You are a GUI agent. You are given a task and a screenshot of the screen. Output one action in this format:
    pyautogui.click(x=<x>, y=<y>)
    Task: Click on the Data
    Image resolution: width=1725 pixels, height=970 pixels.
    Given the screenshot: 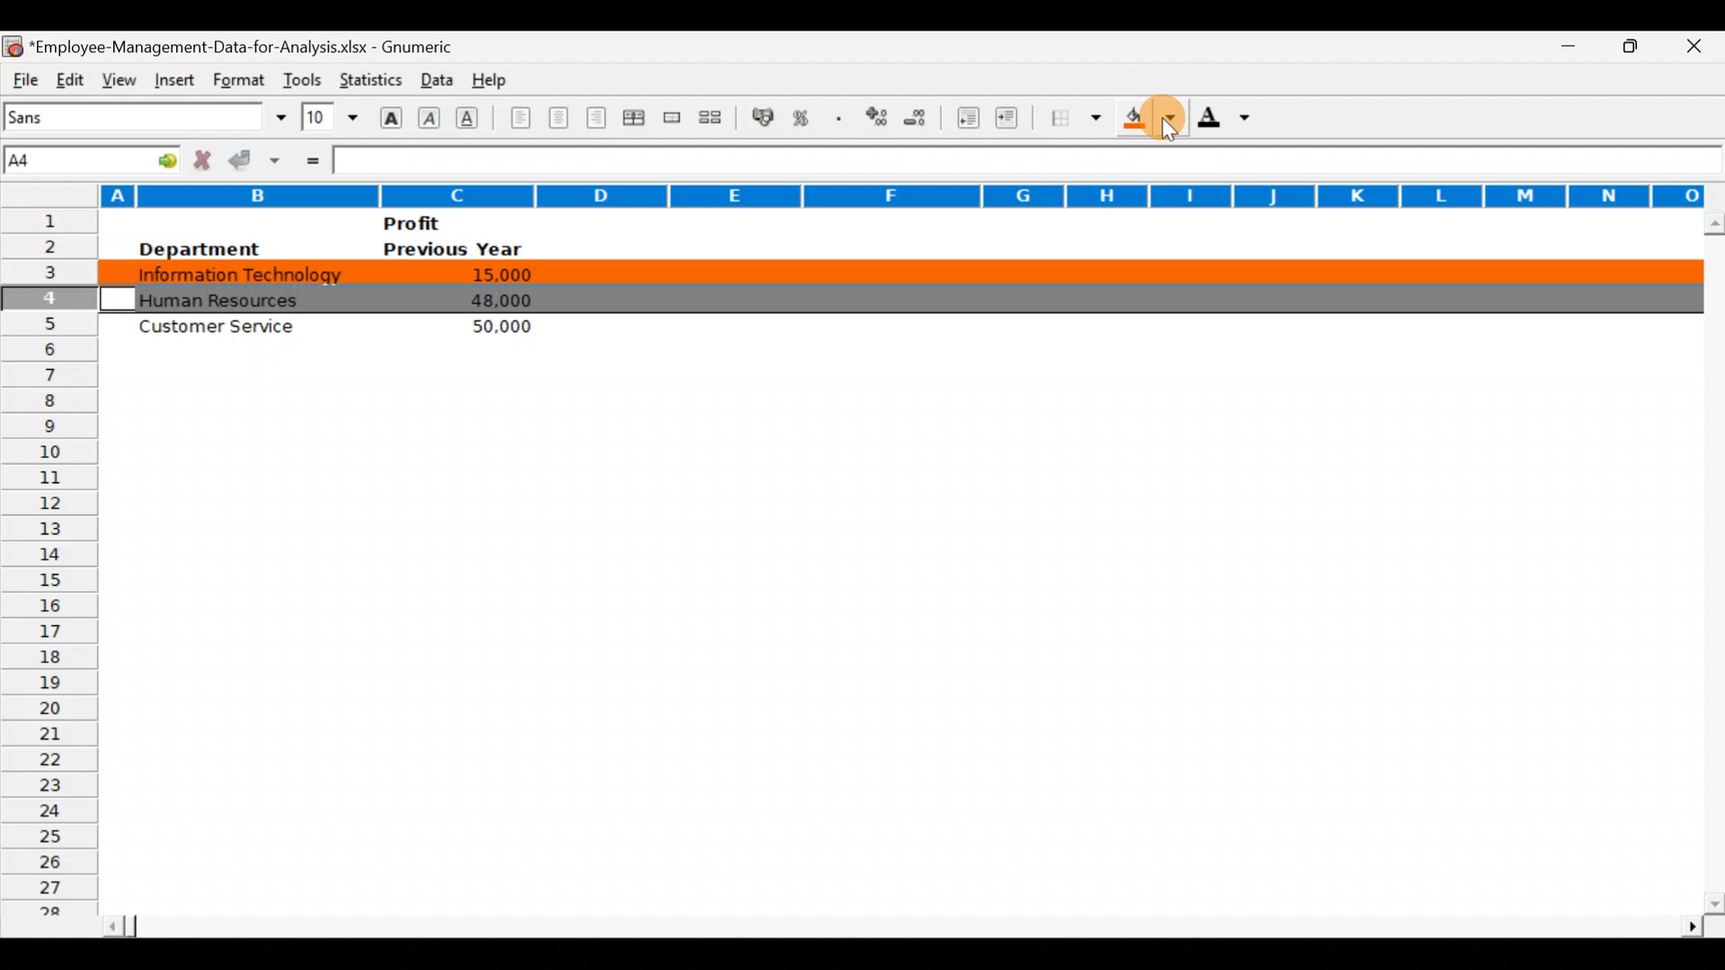 What is the action you would take?
    pyautogui.click(x=432, y=75)
    